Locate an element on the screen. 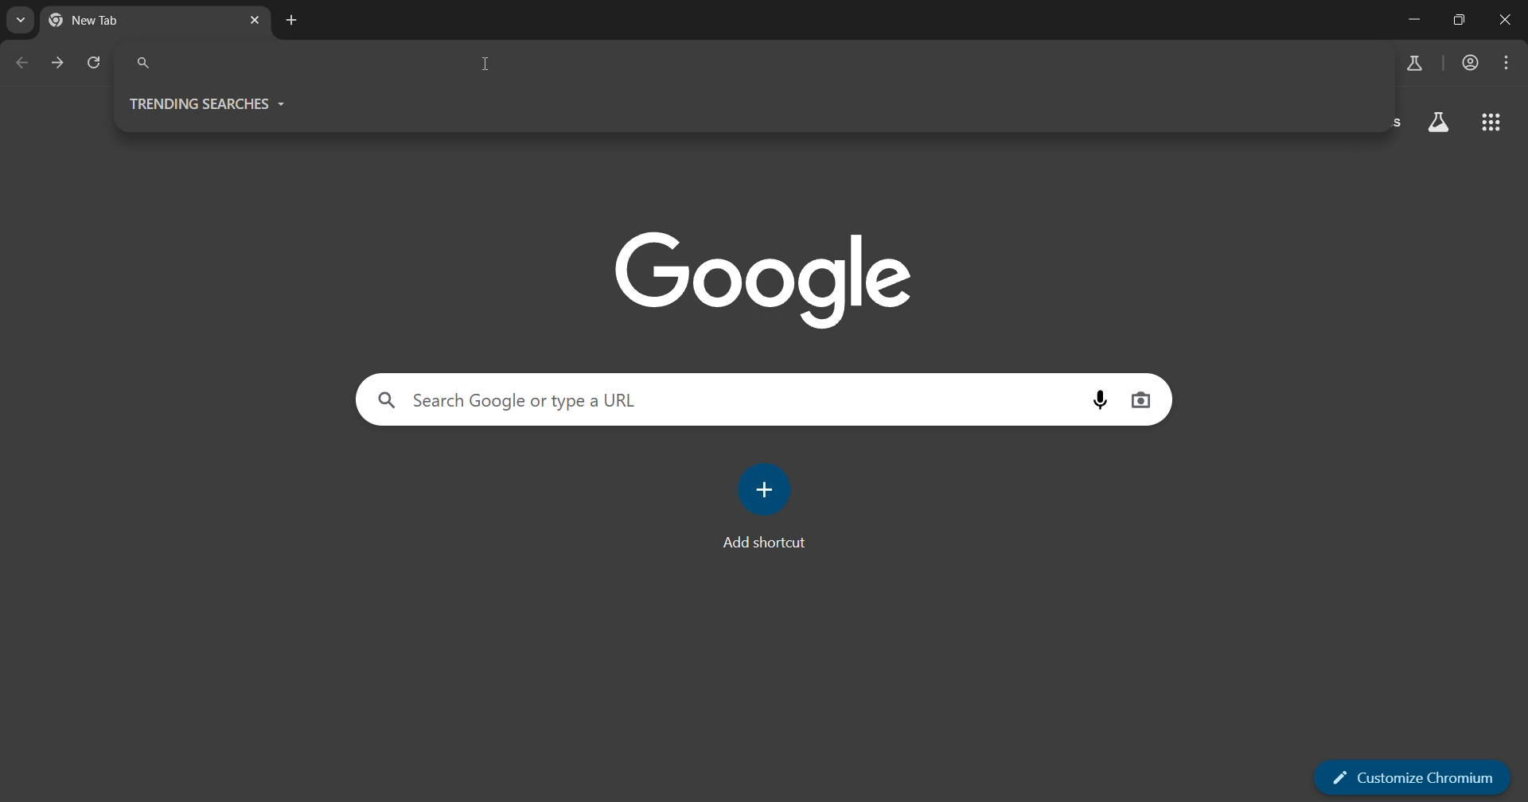  close tab is located at coordinates (255, 20).